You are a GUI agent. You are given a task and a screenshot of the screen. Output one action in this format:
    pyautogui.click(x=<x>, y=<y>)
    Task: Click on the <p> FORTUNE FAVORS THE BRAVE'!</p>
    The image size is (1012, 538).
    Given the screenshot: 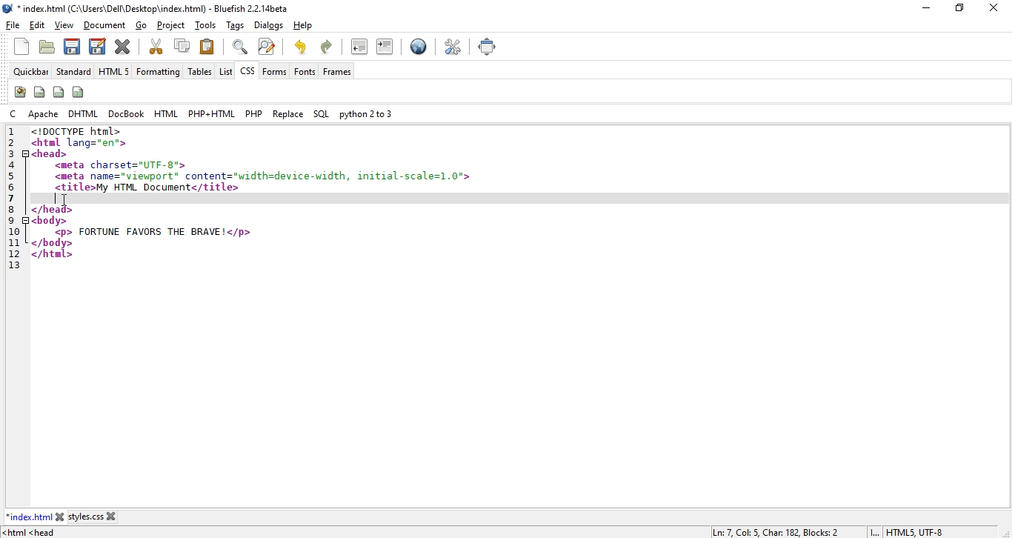 What is the action you would take?
    pyautogui.click(x=152, y=232)
    